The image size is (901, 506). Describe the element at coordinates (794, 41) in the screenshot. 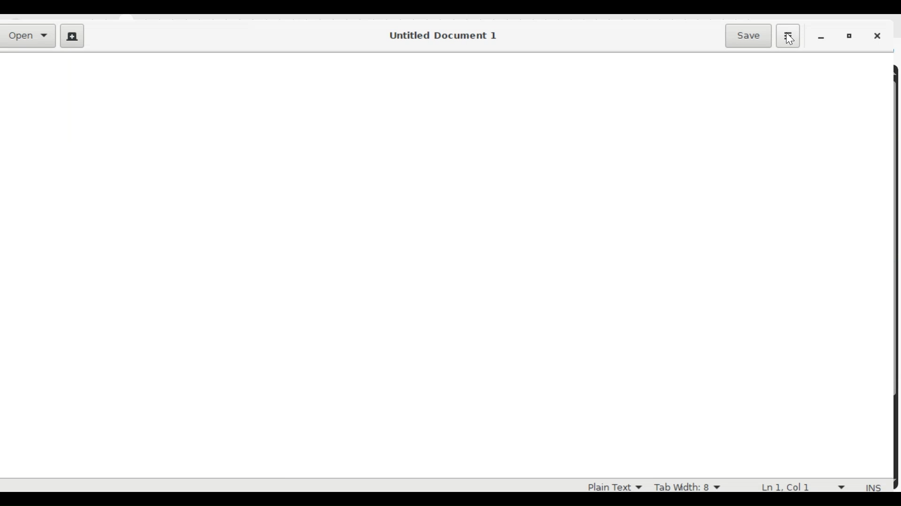

I see `cursor` at that location.